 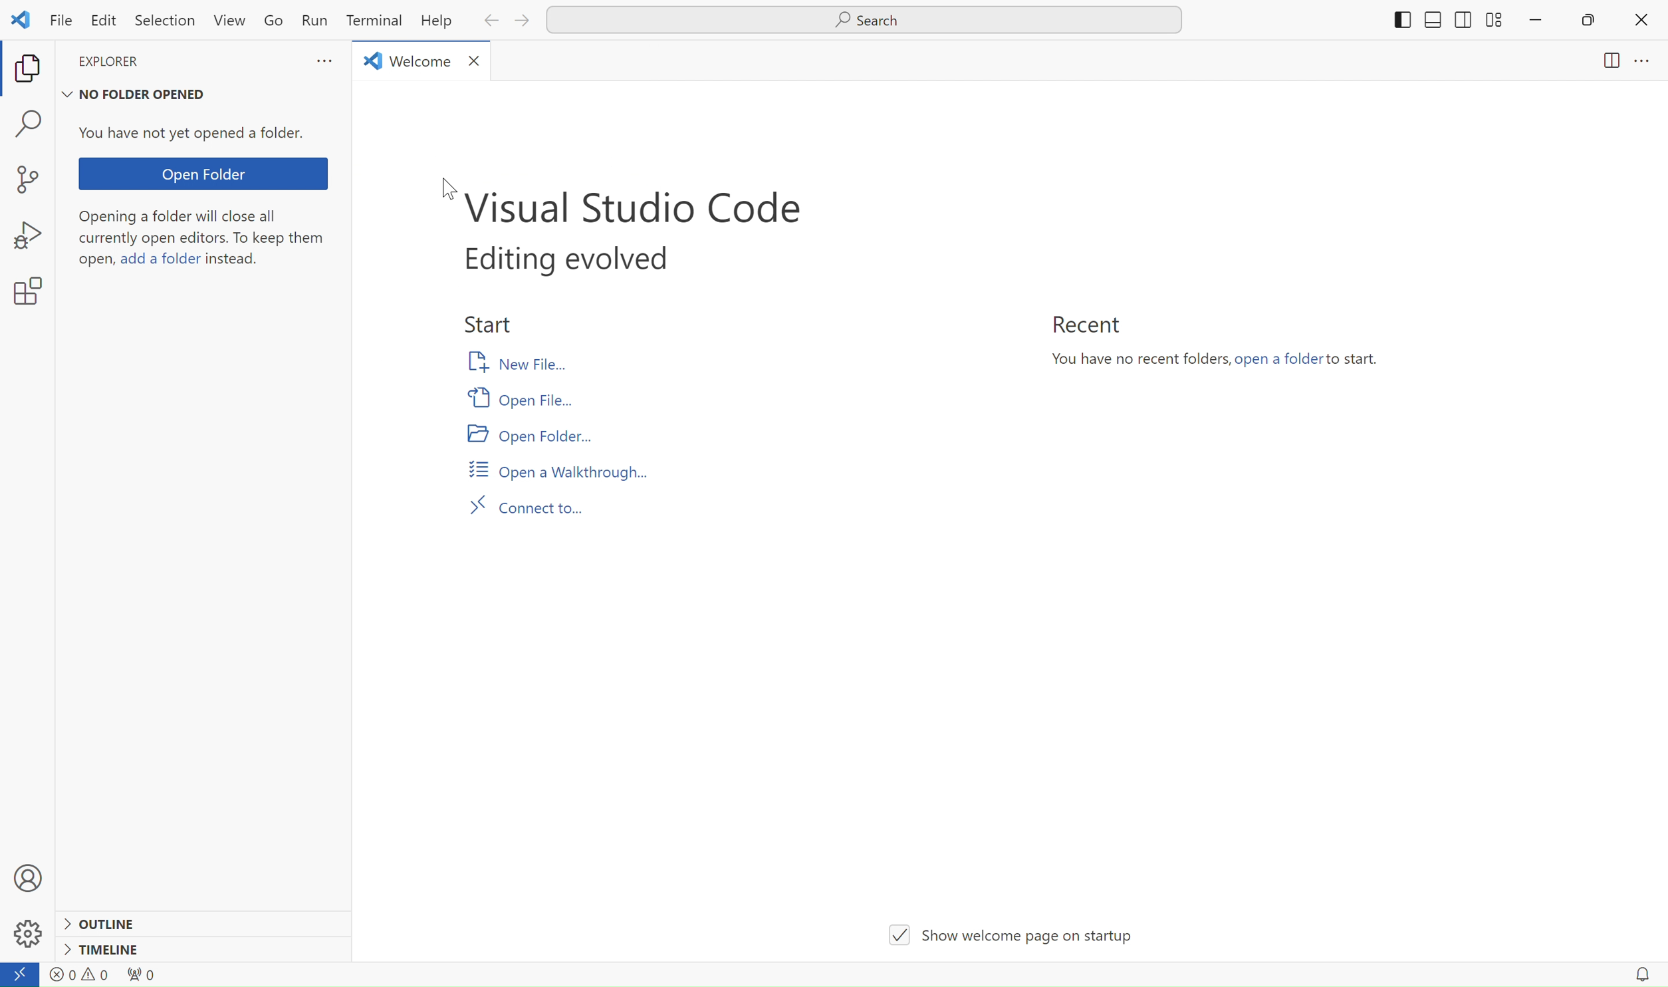 I want to click on timeline, so click(x=111, y=950).